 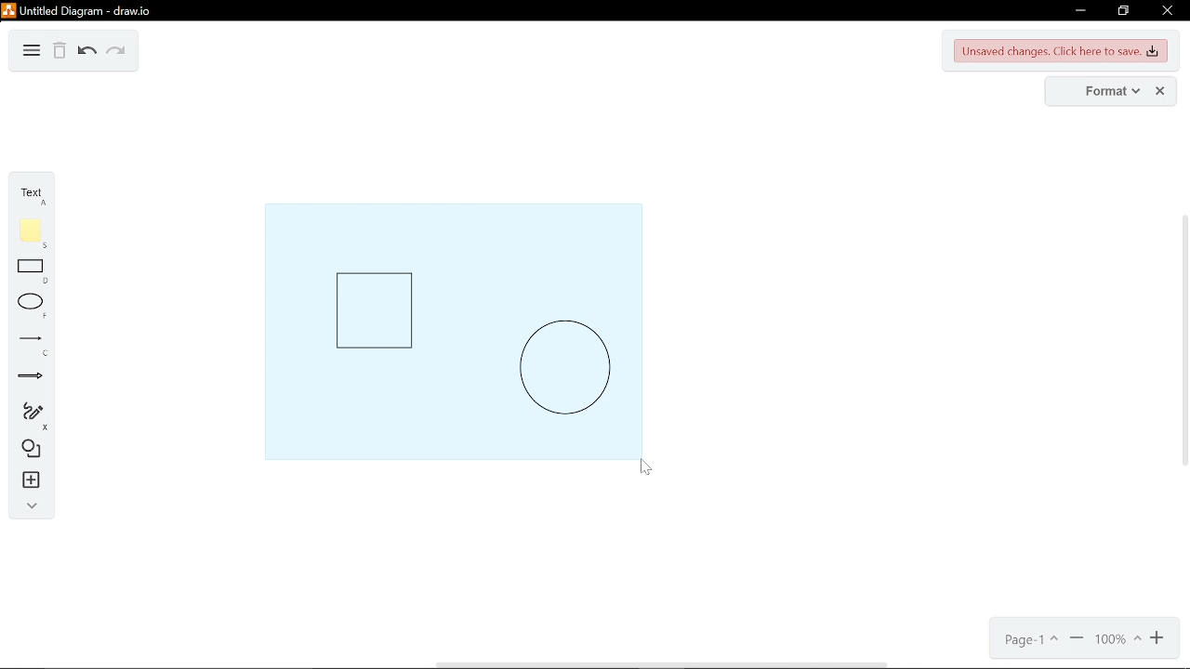 What do you see at coordinates (88, 51) in the screenshot?
I see `undo` at bounding box center [88, 51].